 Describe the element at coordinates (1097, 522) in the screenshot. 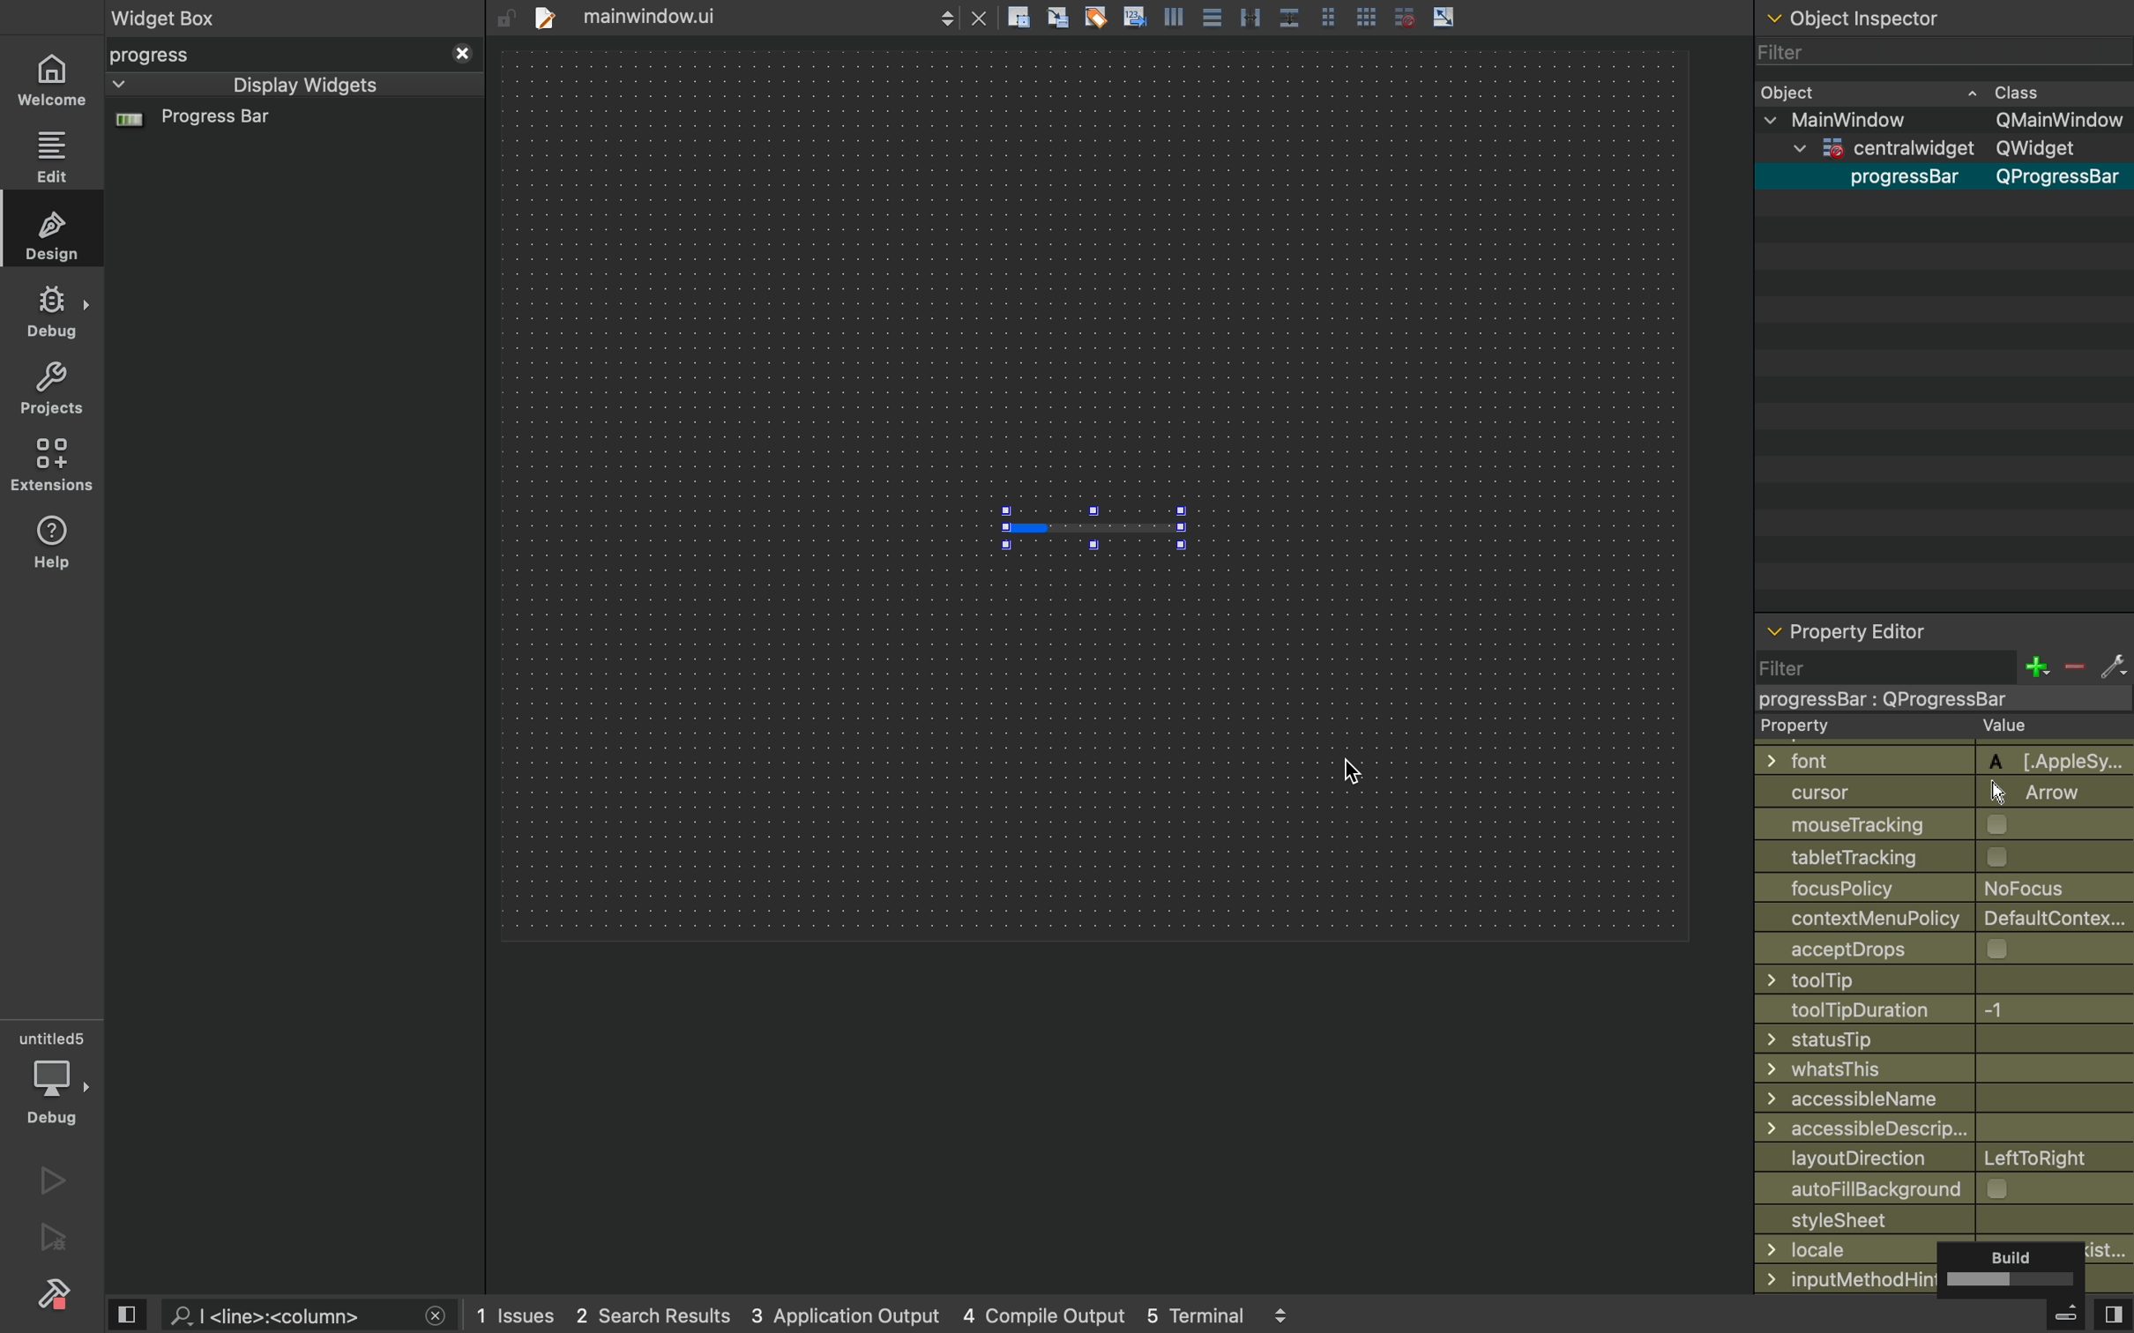

I see `progressbar` at that location.